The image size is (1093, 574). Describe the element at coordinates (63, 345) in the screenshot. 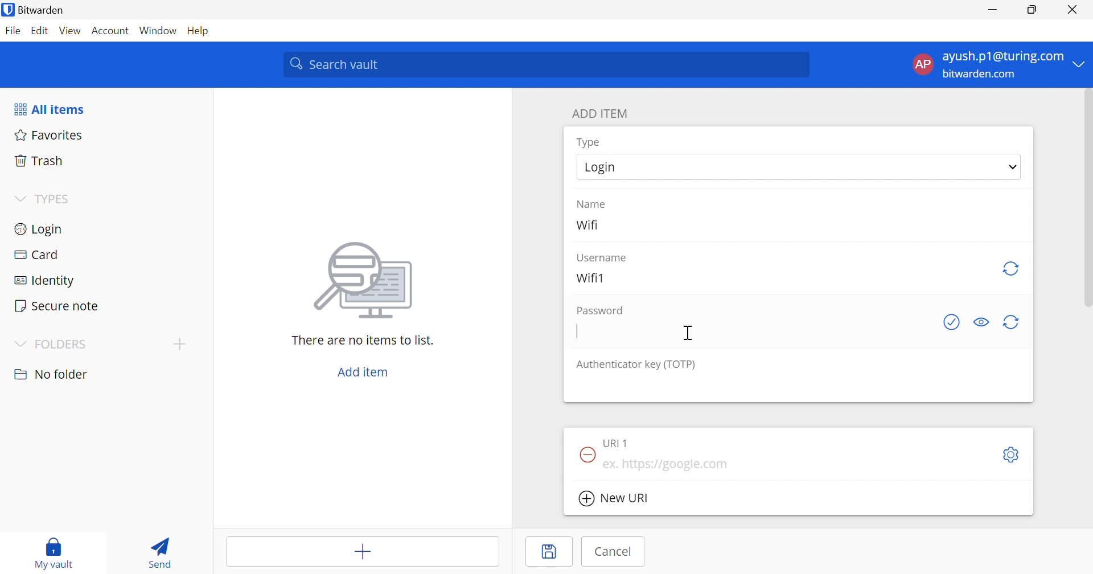

I see `FOLDERS` at that location.